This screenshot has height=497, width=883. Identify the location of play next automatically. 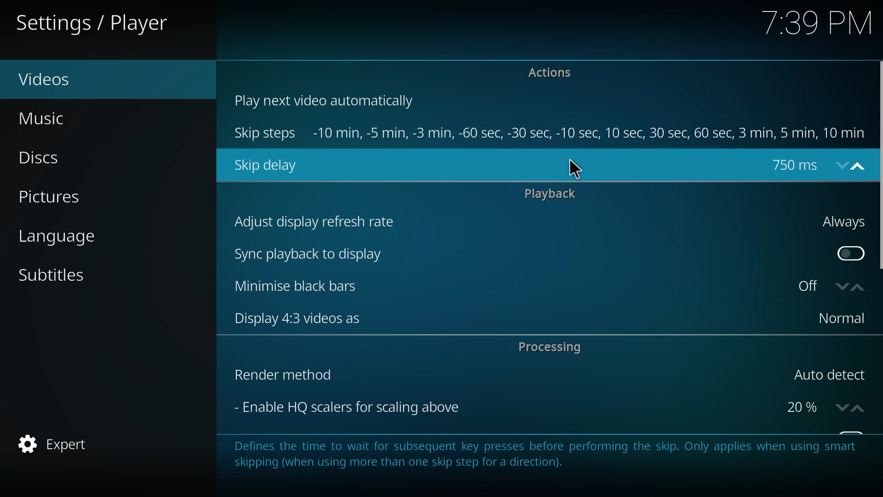
(326, 101).